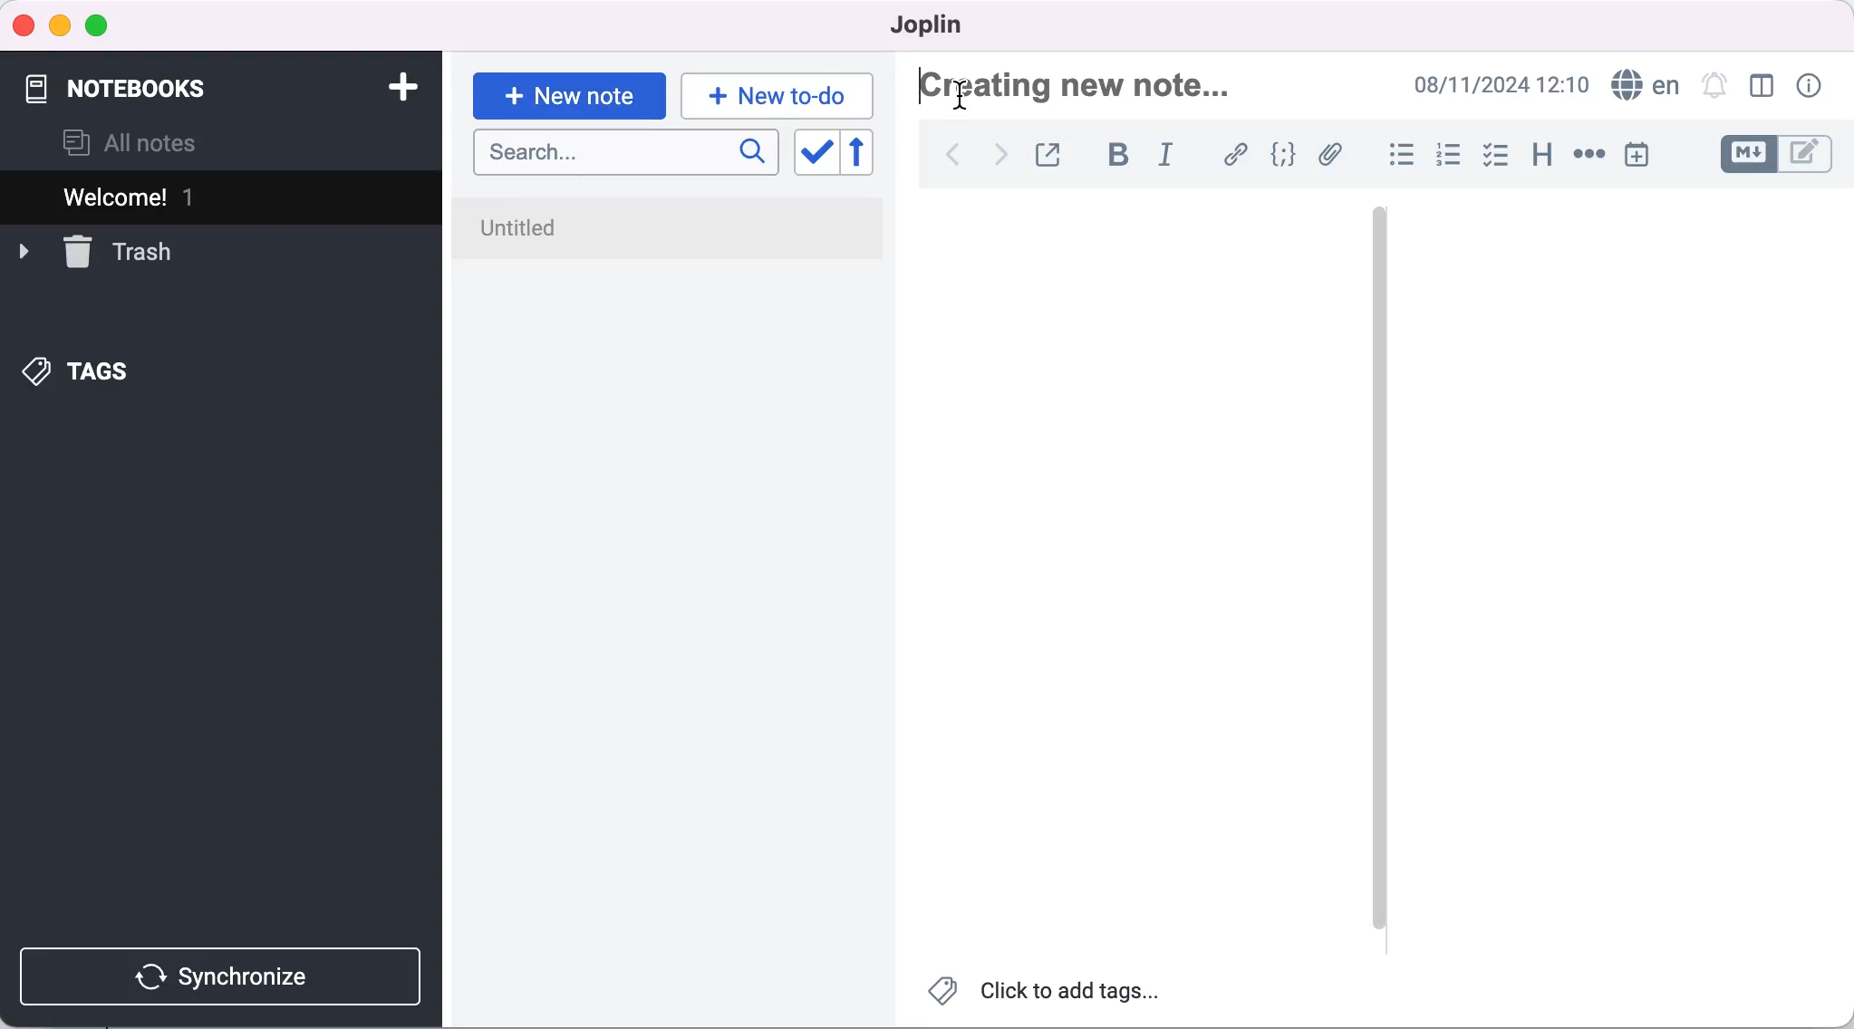 This screenshot has width=1854, height=1029. I want to click on tags, so click(95, 369).